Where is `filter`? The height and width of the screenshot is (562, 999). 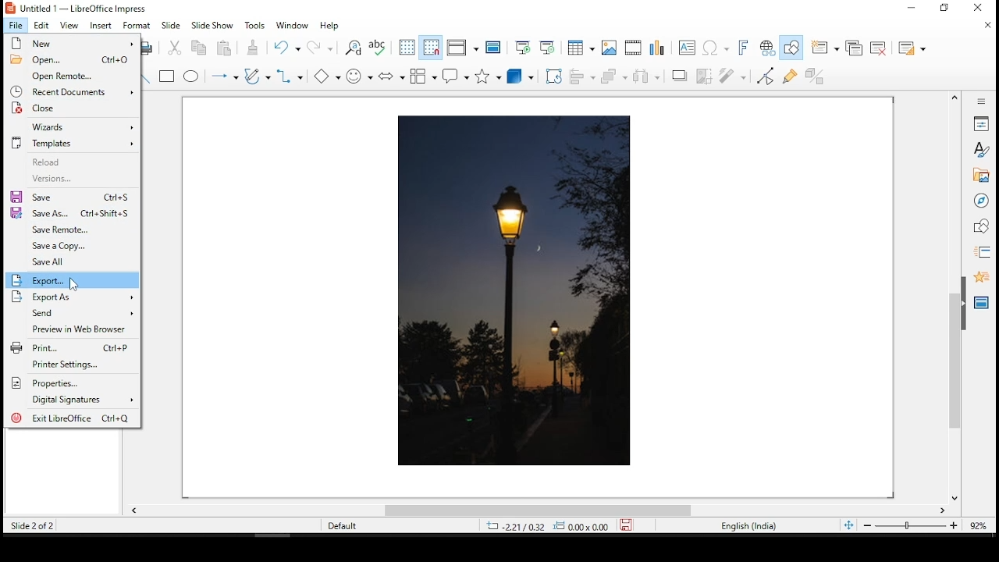 filter is located at coordinates (731, 76).